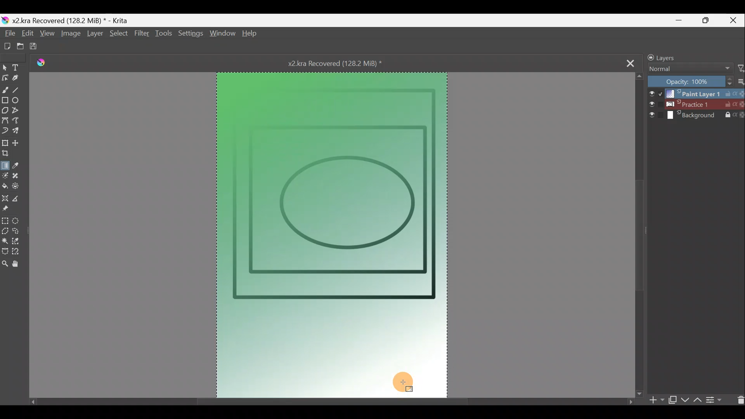 The height and width of the screenshot is (419, 745). What do you see at coordinates (118, 34) in the screenshot?
I see `Select` at bounding box center [118, 34].